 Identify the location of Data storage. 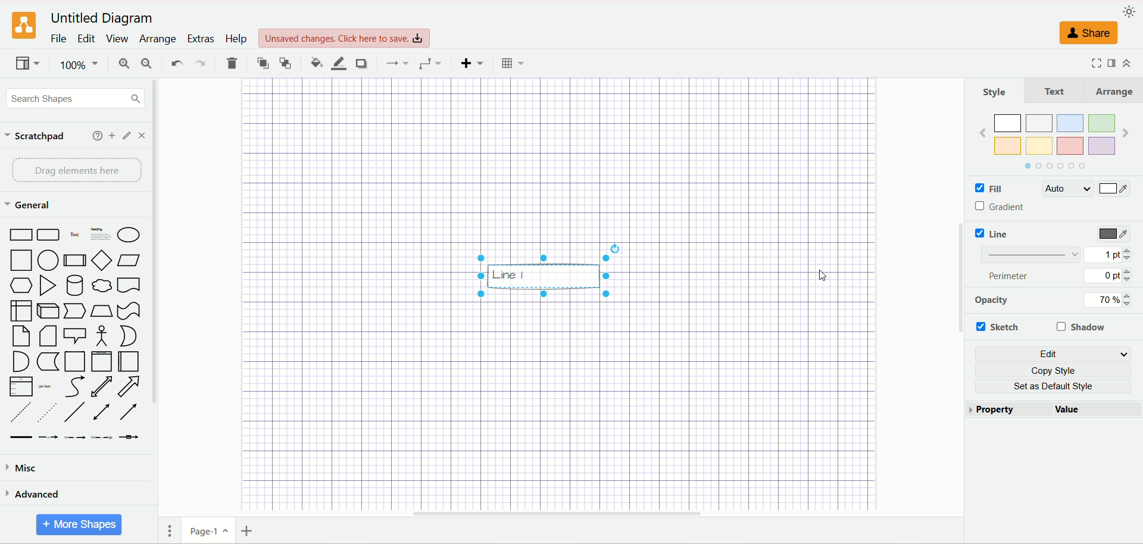
(48, 362).